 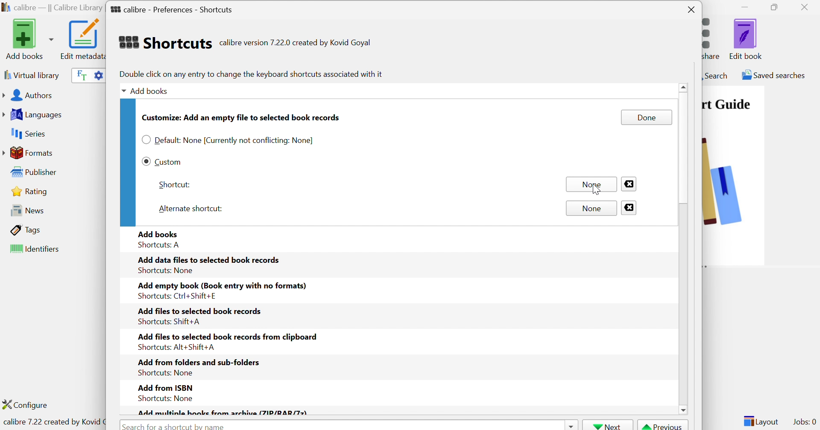 I want to click on Add data files to selected book records, so click(x=210, y=259).